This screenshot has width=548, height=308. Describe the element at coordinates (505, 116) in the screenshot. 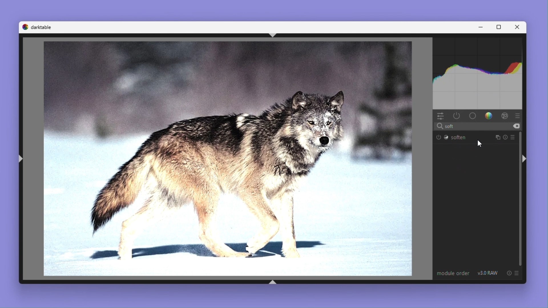

I see `Effect` at that location.